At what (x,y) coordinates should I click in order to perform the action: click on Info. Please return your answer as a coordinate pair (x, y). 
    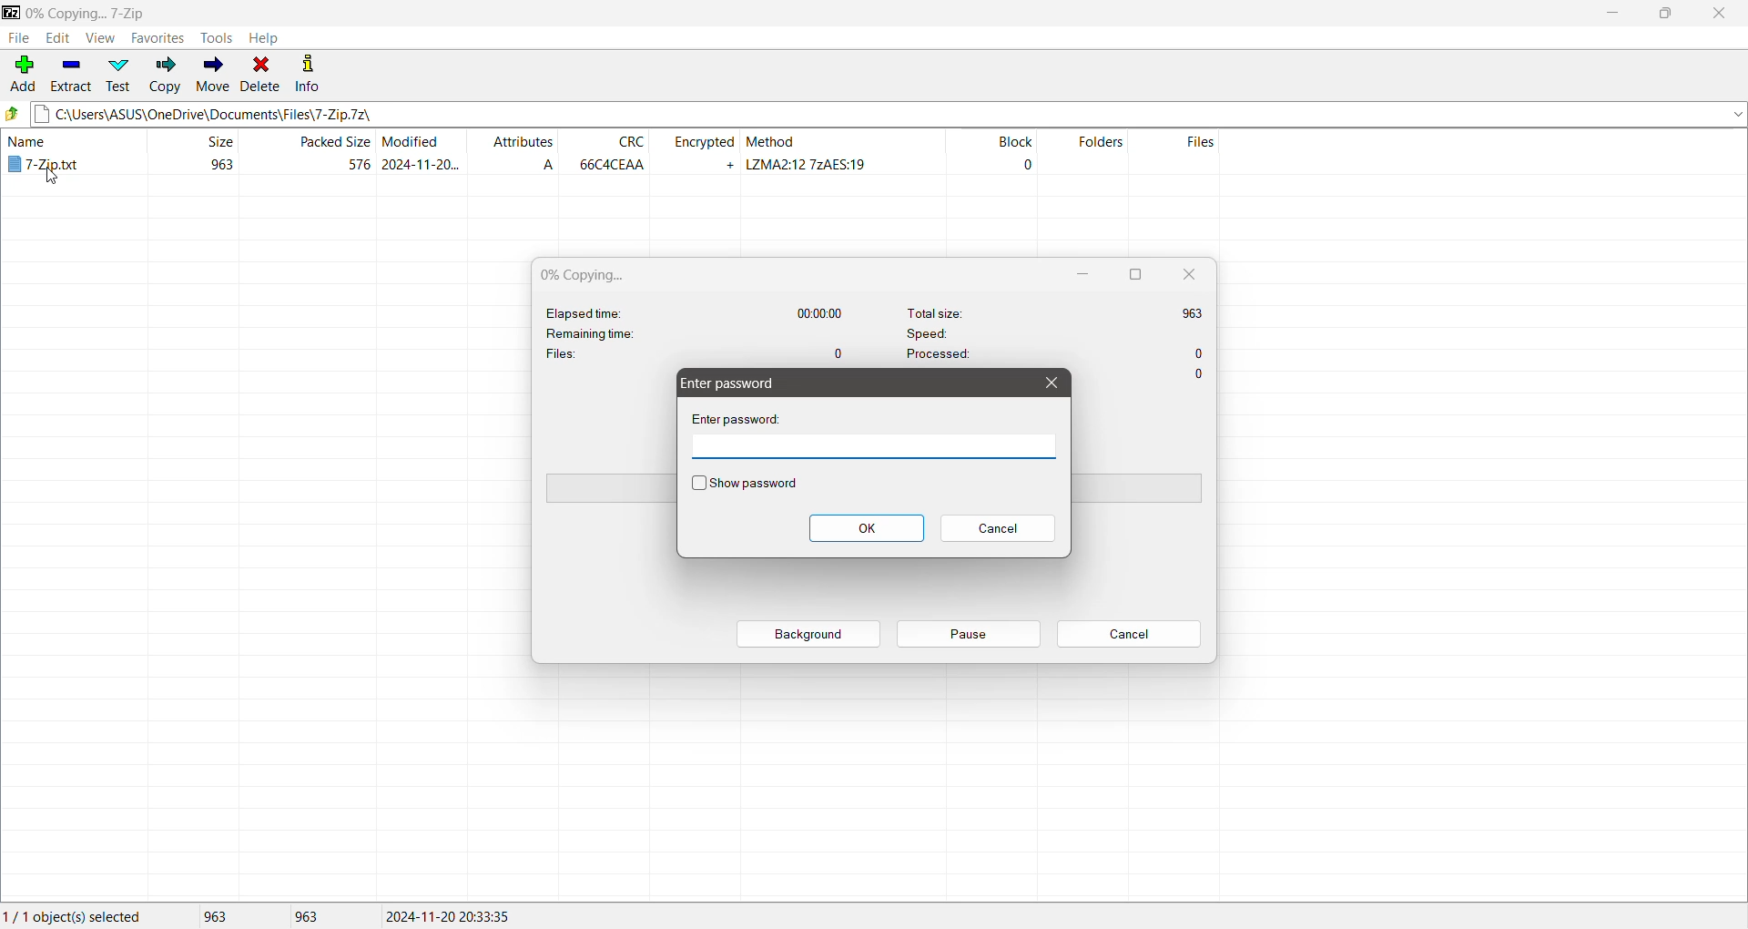
    Looking at the image, I should click on (308, 71).